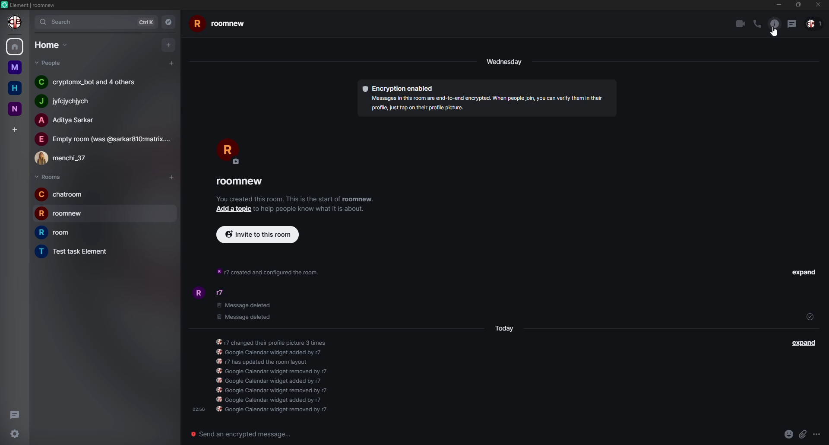 The height and width of the screenshot is (445, 829). I want to click on people, so click(814, 23).